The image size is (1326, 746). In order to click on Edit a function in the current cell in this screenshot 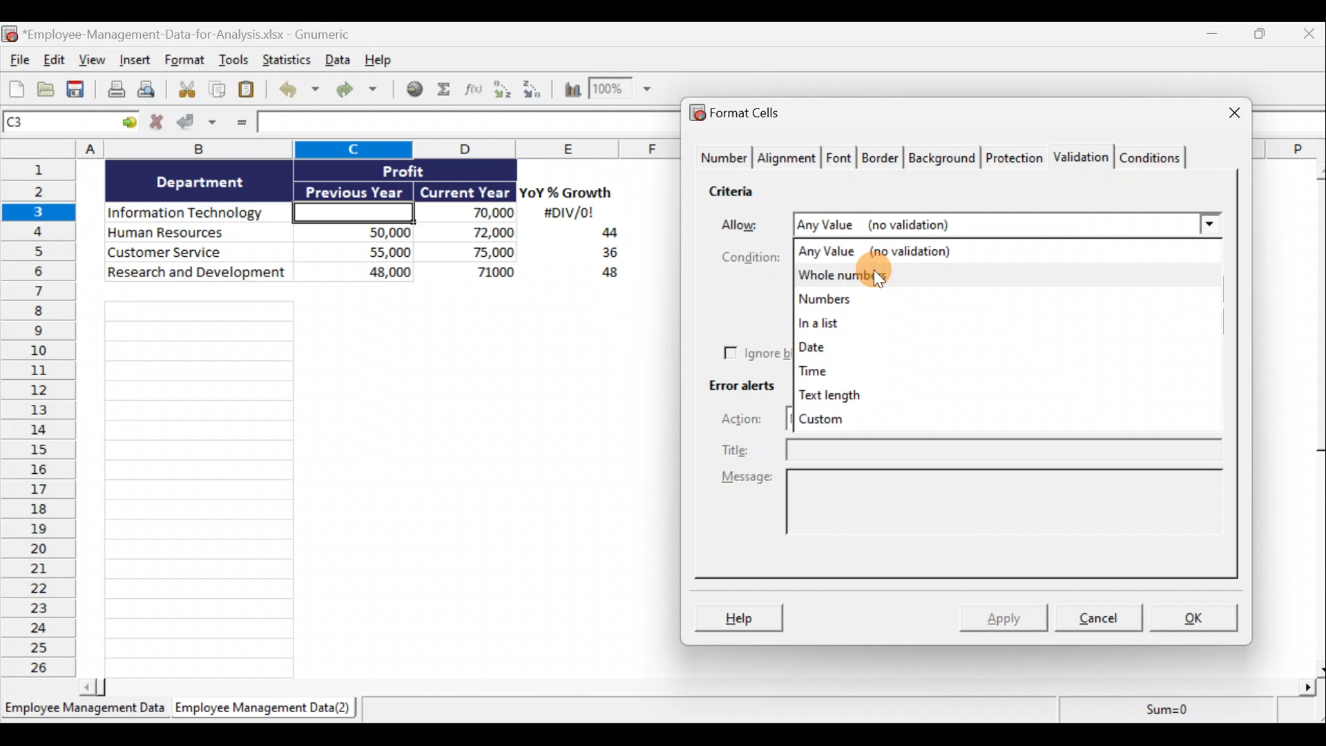, I will do `click(474, 88)`.